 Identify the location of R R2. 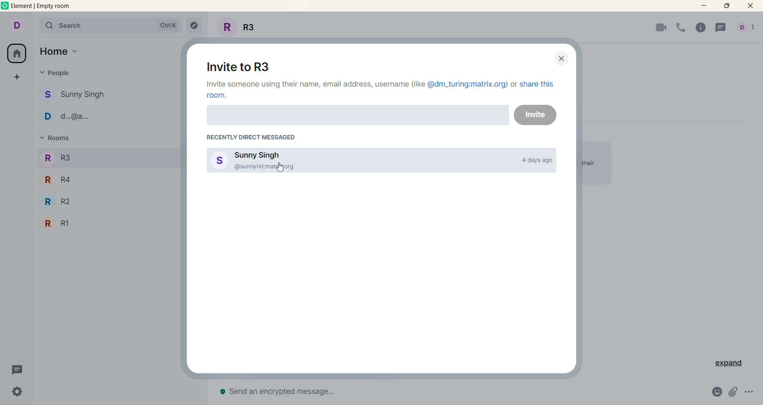
(58, 202).